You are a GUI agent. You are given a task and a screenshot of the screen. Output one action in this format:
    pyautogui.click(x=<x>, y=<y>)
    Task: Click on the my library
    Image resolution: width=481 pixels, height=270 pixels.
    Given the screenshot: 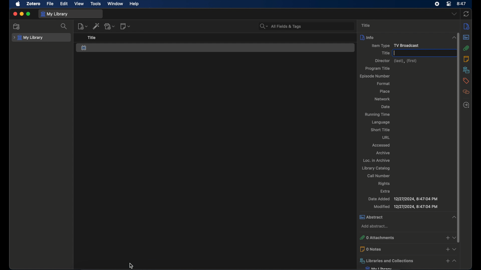 What is the action you would take?
    pyautogui.click(x=54, y=14)
    